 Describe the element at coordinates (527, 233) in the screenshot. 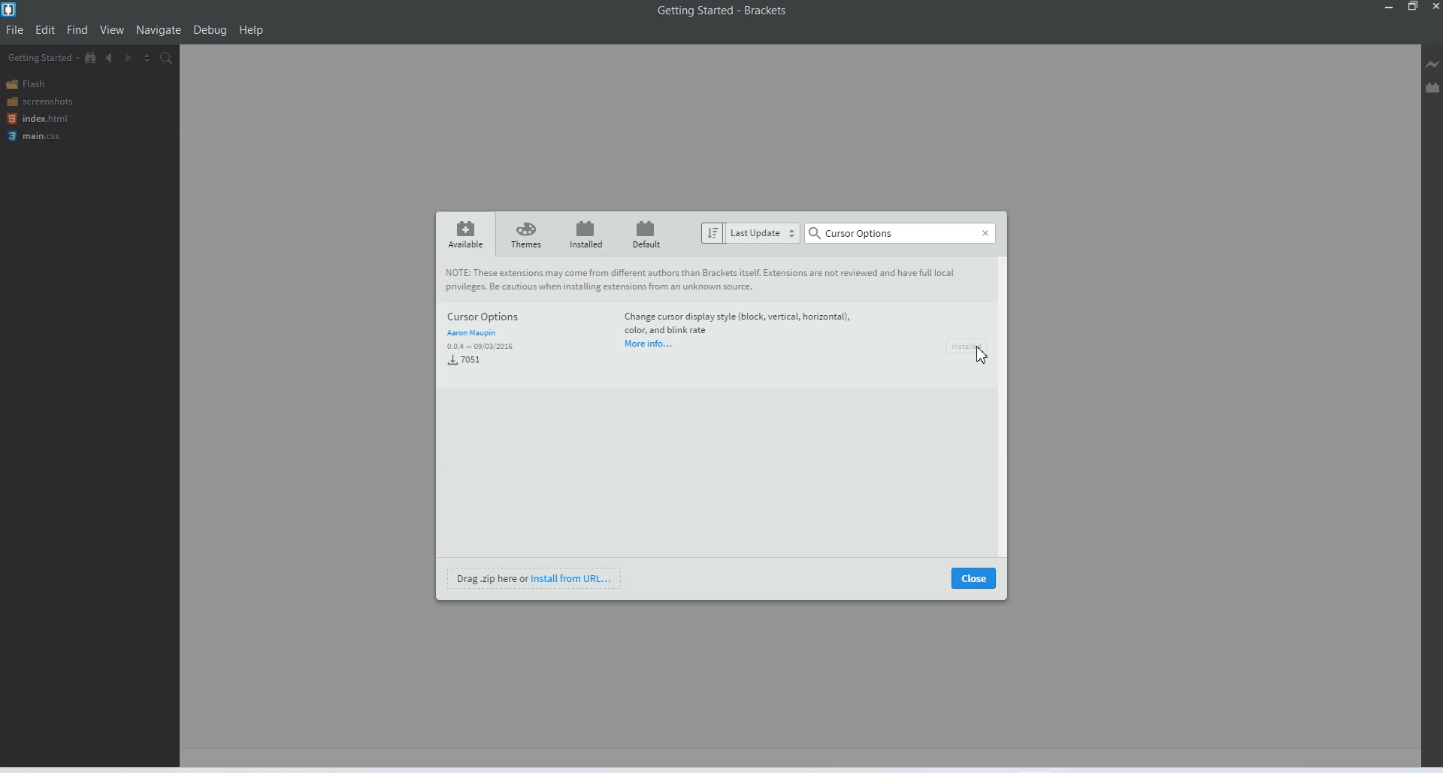

I see `themes` at that location.